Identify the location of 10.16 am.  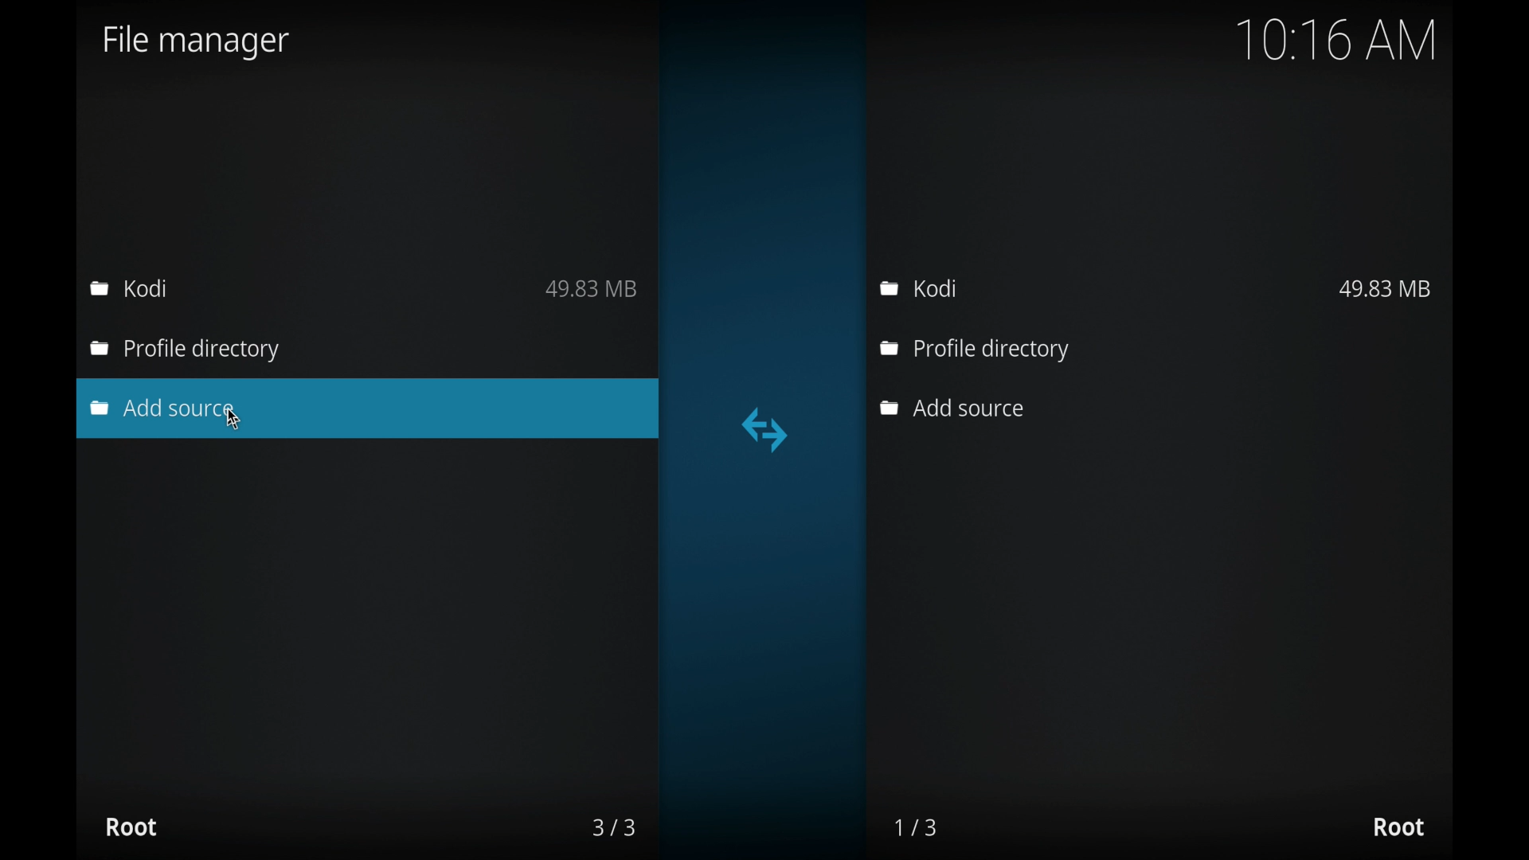
(1337, 40).